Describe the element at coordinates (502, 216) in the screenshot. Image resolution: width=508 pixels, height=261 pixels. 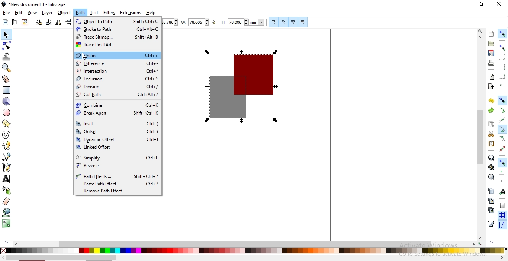
I see `snap to grids` at that location.